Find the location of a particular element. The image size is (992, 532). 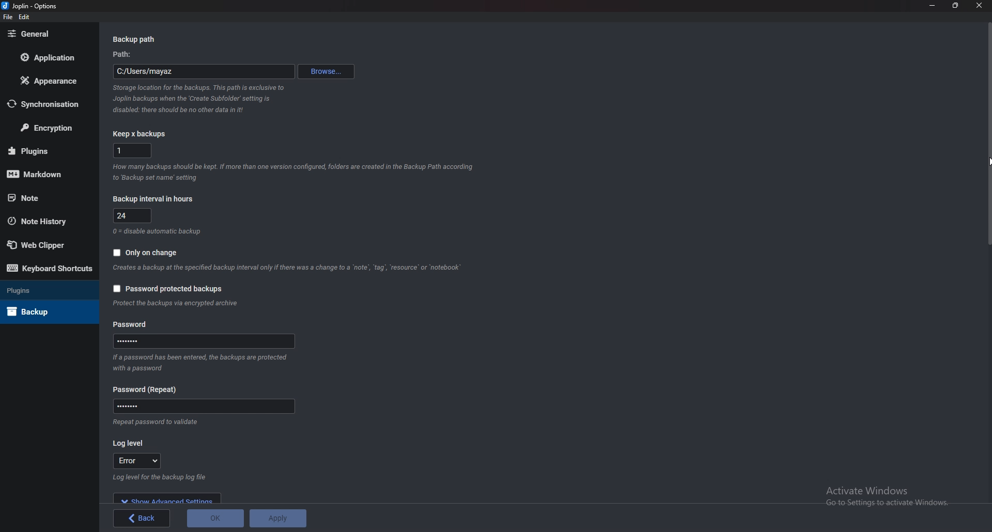

close is located at coordinates (981, 5).